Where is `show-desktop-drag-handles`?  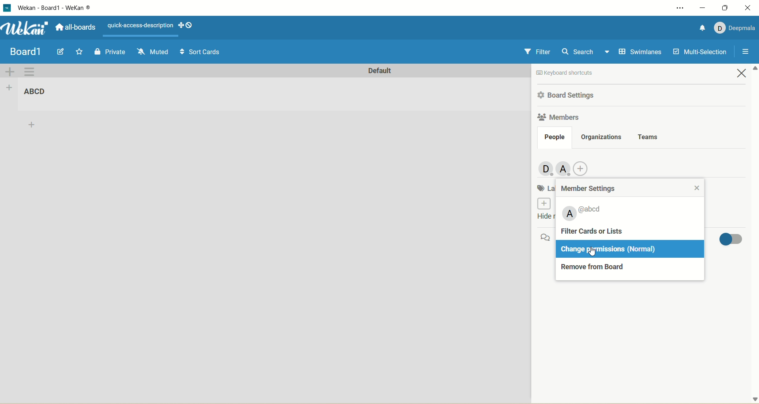 show-desktop-drag-handles is located at coordinates (181, 25).